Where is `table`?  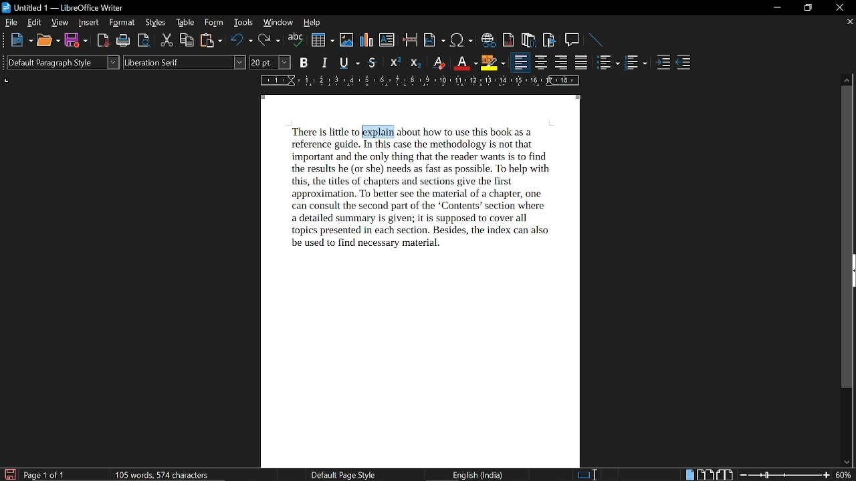 table is located at coordinates (185, 23).